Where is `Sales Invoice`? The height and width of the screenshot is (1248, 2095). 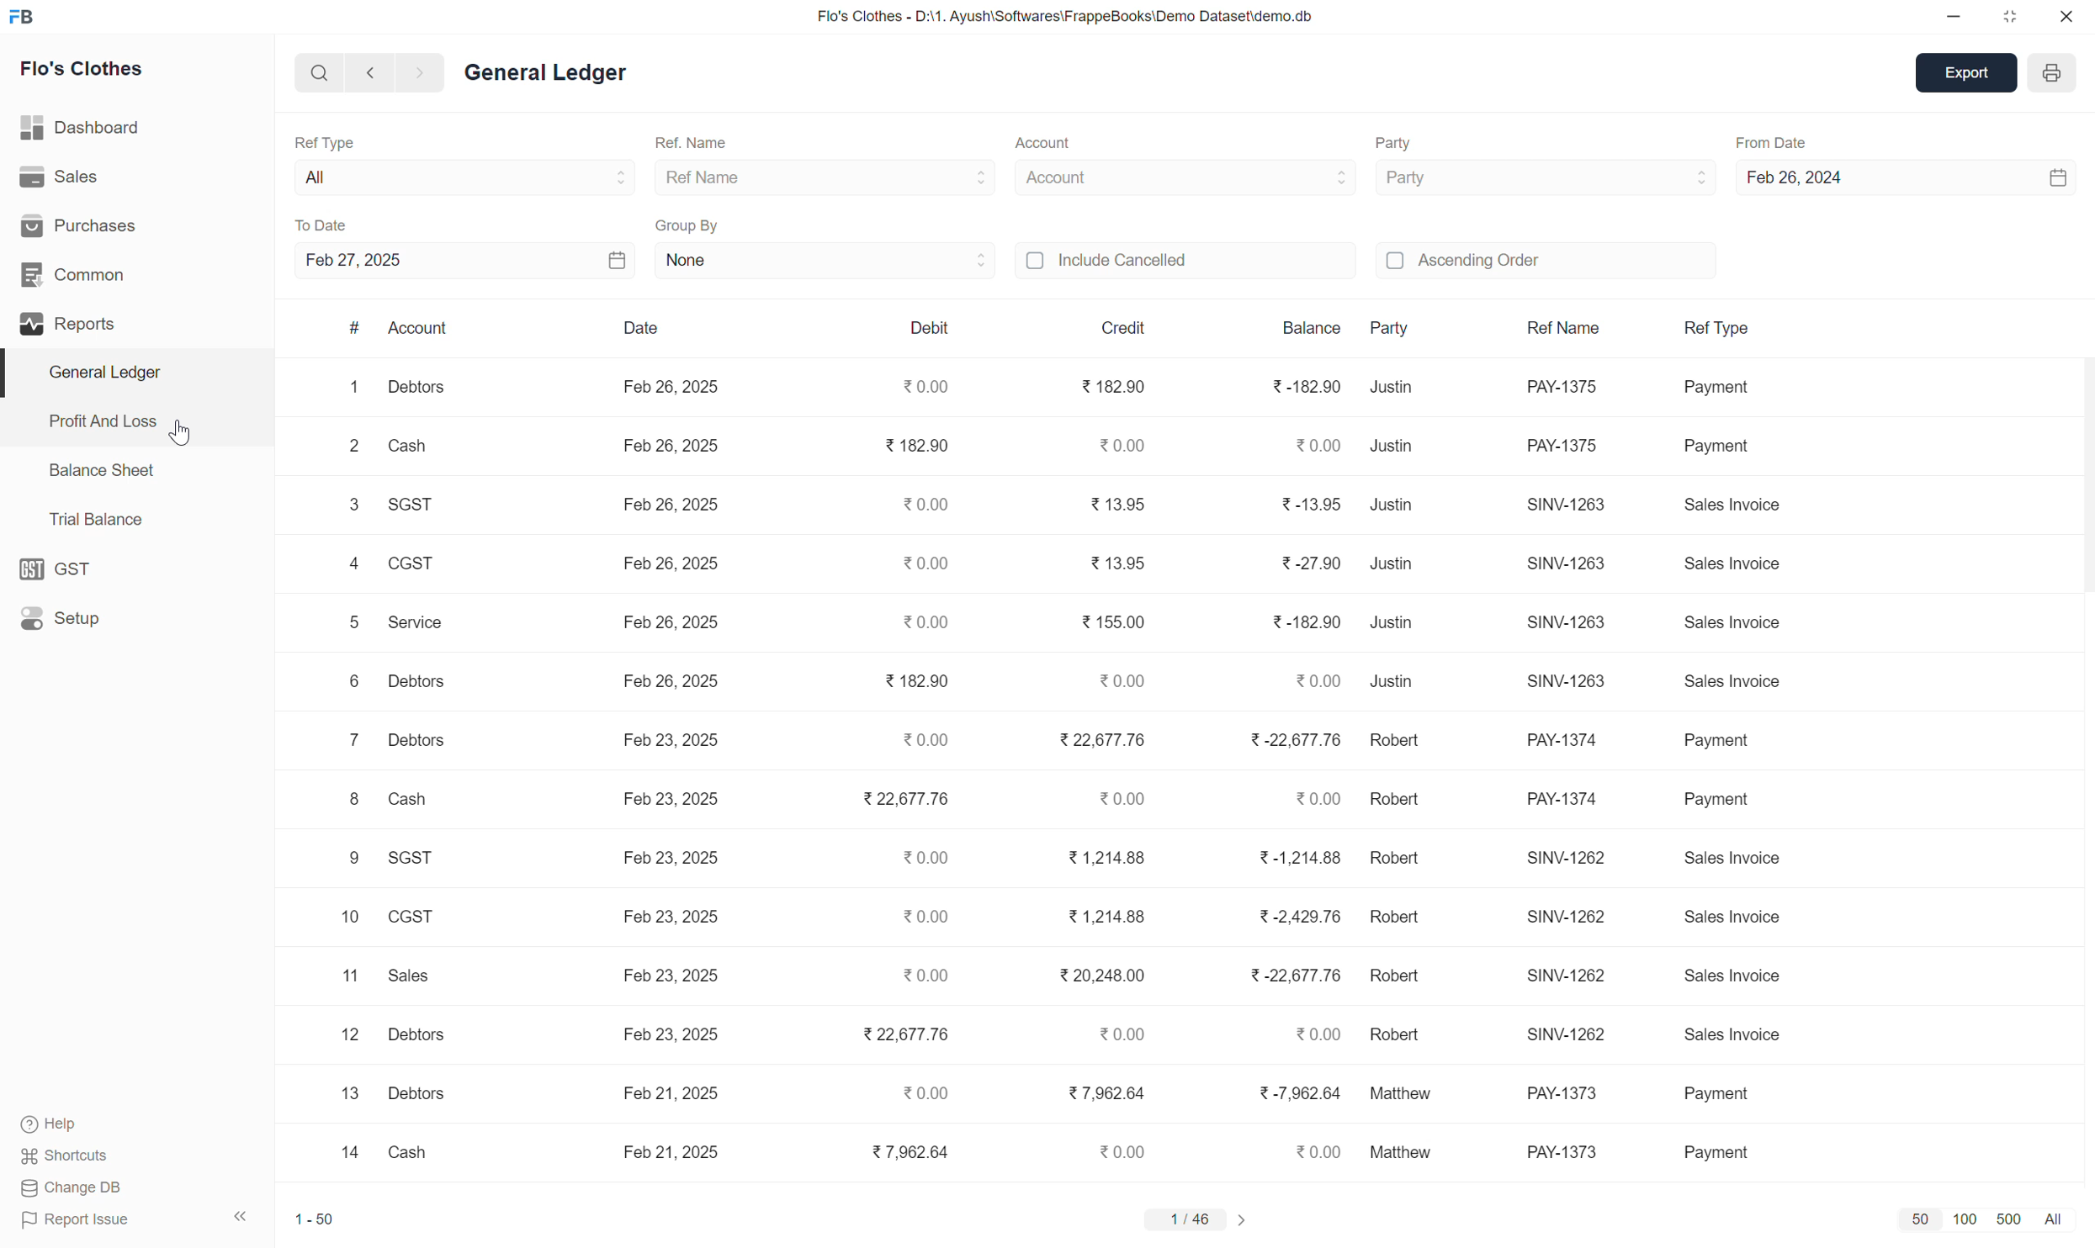 Sales Invoice is located at coordinates (1742, 510).